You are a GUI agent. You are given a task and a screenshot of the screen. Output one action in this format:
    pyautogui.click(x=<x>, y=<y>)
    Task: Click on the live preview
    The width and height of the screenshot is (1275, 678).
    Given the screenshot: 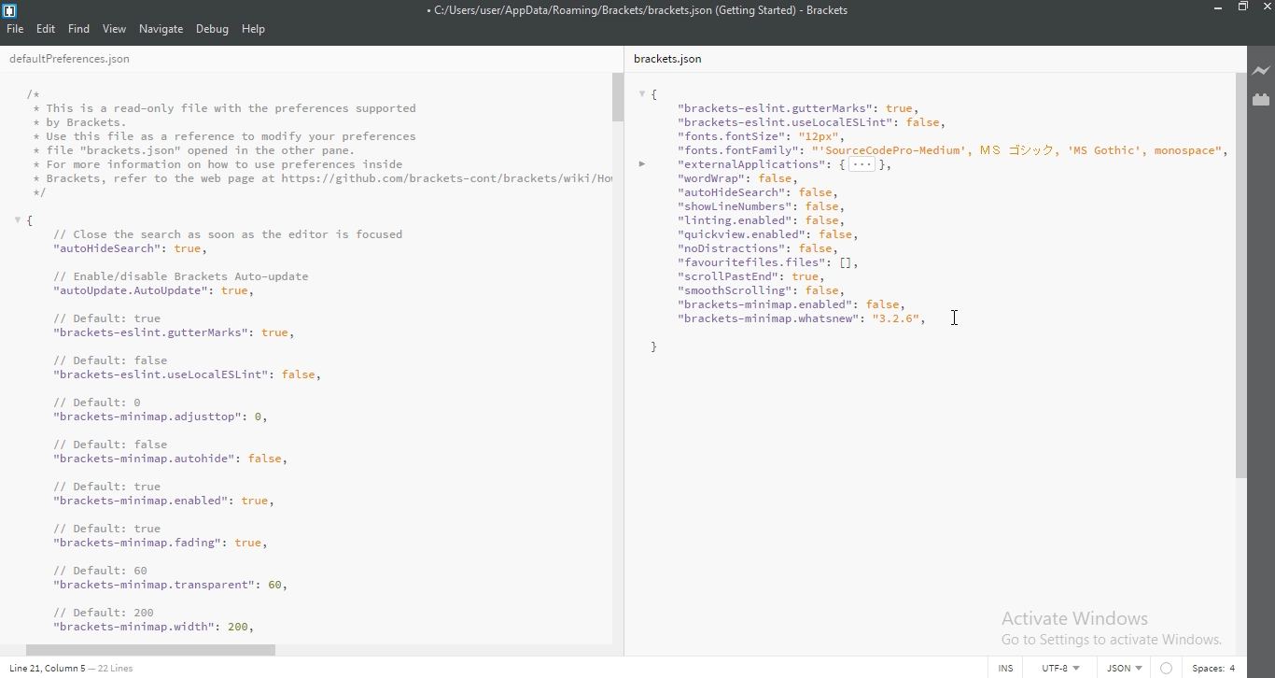 What is the action you would take?
    pyautogui.click(x=1262, y=74)
    